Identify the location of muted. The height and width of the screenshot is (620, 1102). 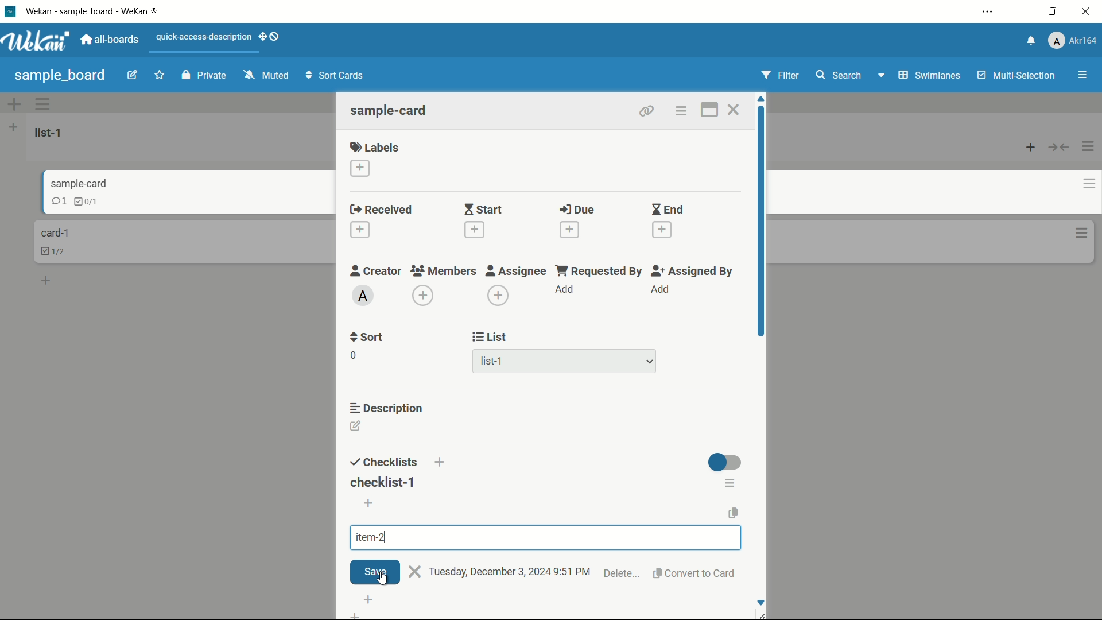
(267, 75).